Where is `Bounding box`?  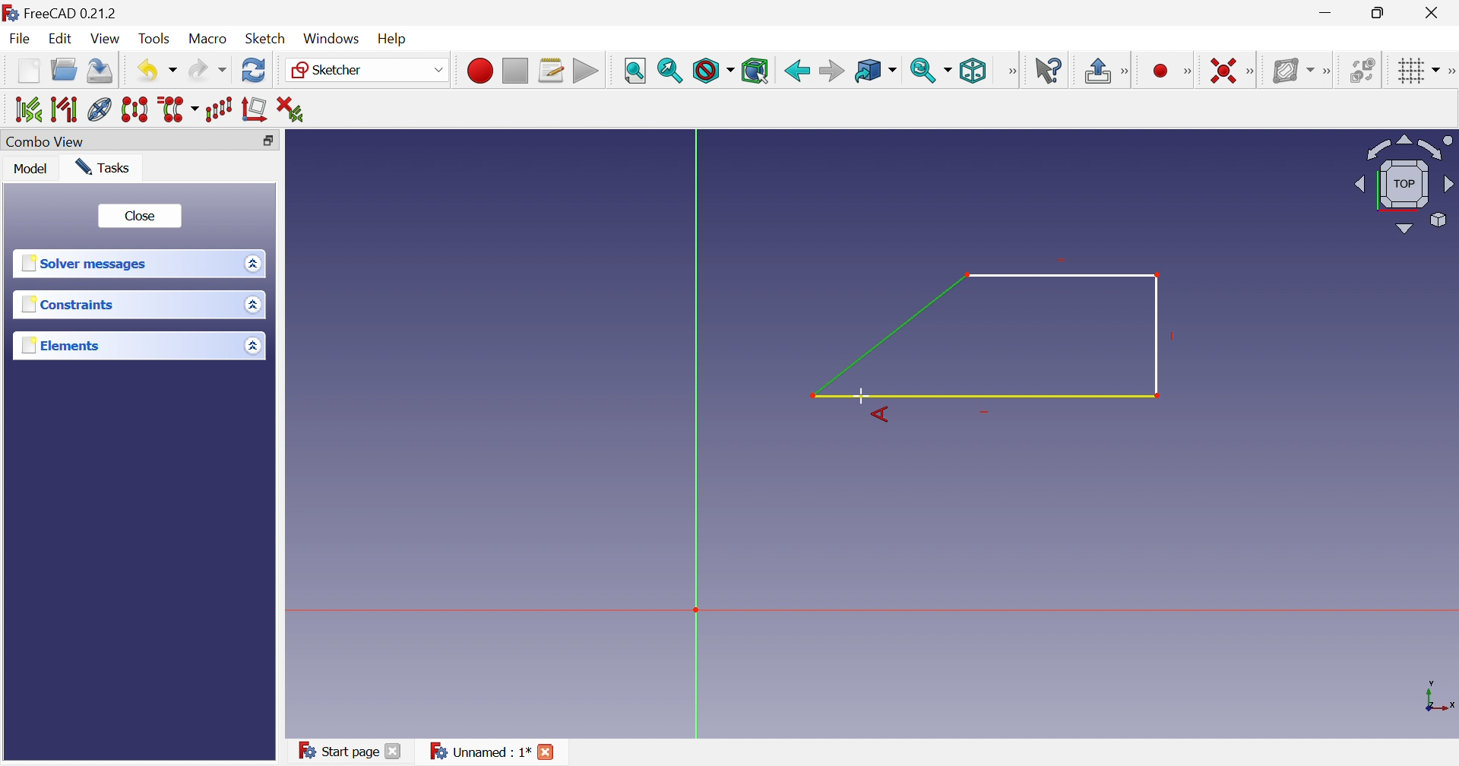
Bounding box is located at coordinates (756, 70).